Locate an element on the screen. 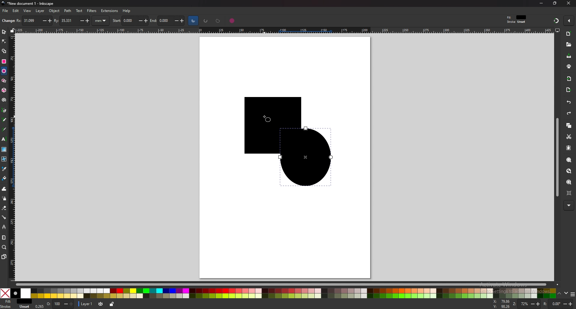 This screenshot has width=576, height=309. print is located at coordinates (568, 66).